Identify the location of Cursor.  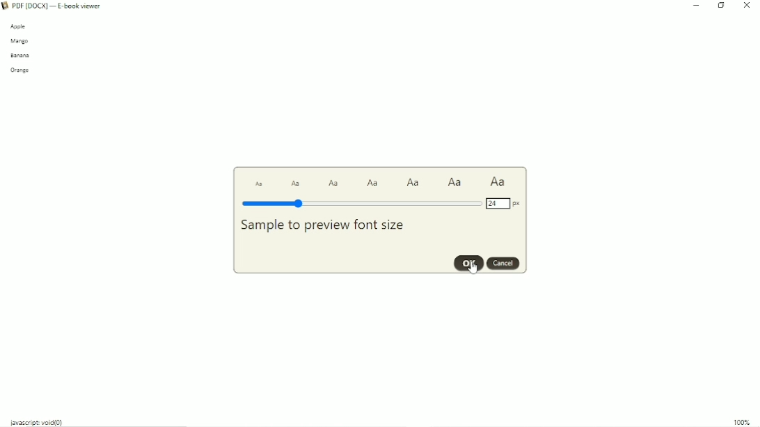
(472, 266).